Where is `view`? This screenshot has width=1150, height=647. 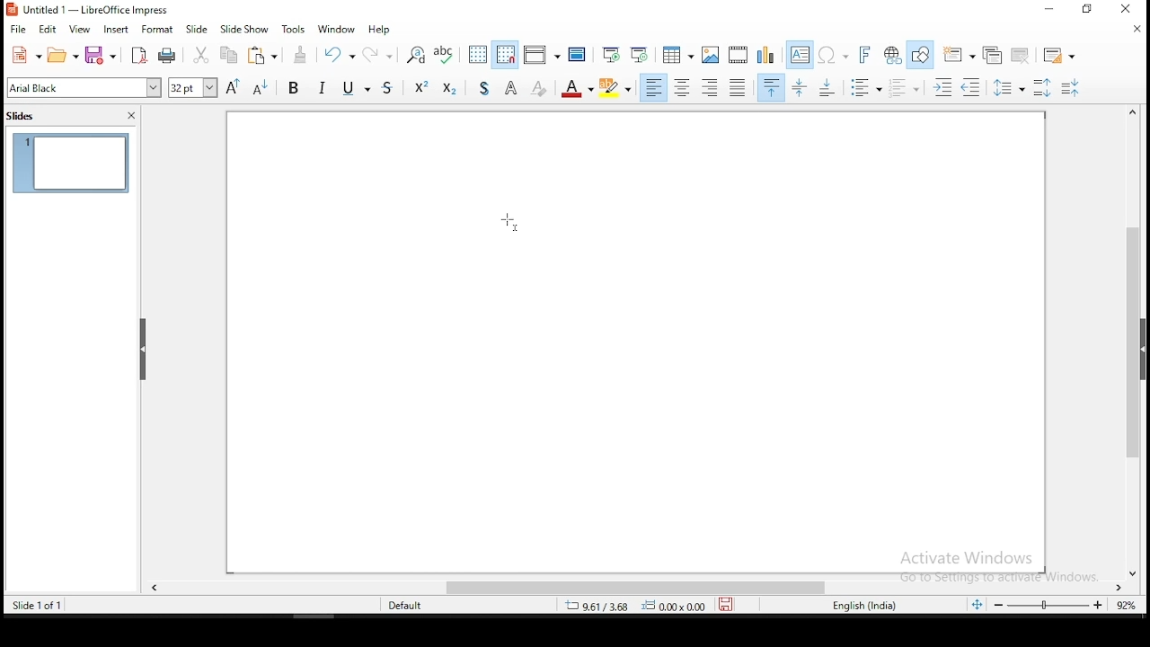 view is located at coordinates (81, 31).